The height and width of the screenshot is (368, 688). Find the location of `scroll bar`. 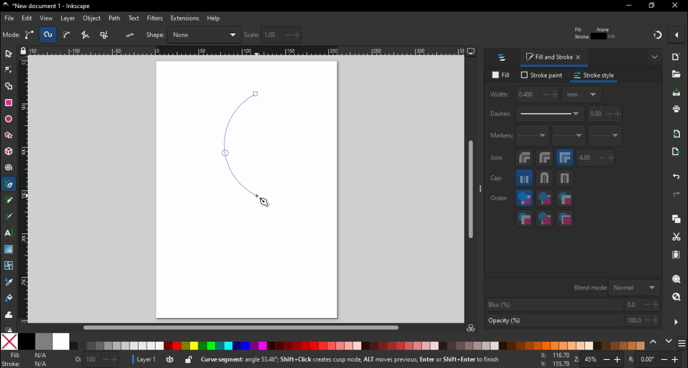

scroll bar is located at coordinates (241, 327).